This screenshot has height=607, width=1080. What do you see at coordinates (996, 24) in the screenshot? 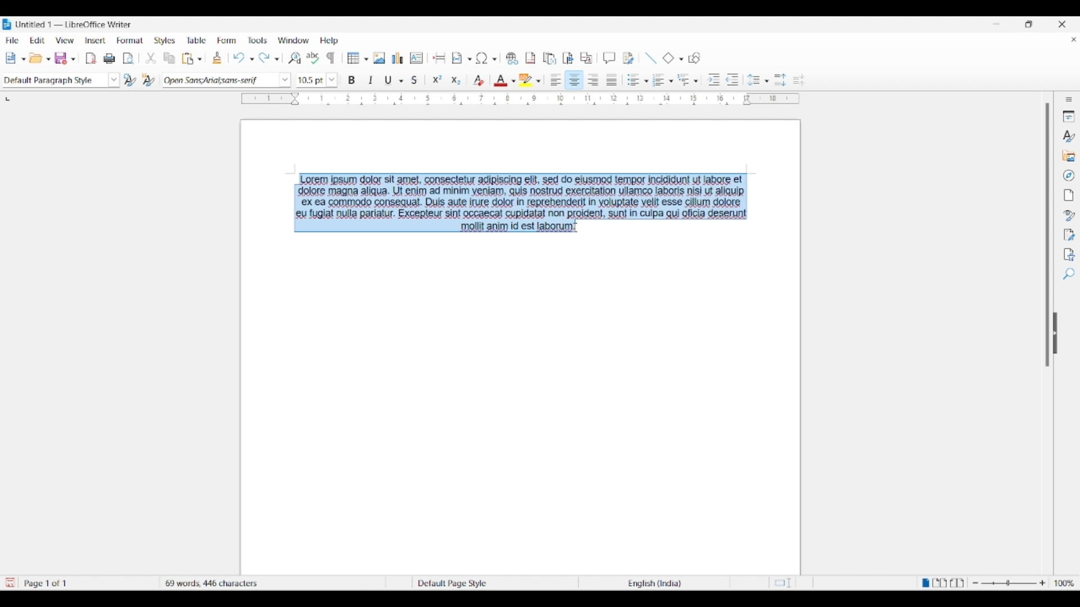
I see `Minimize` at bounding box center [996, 24].